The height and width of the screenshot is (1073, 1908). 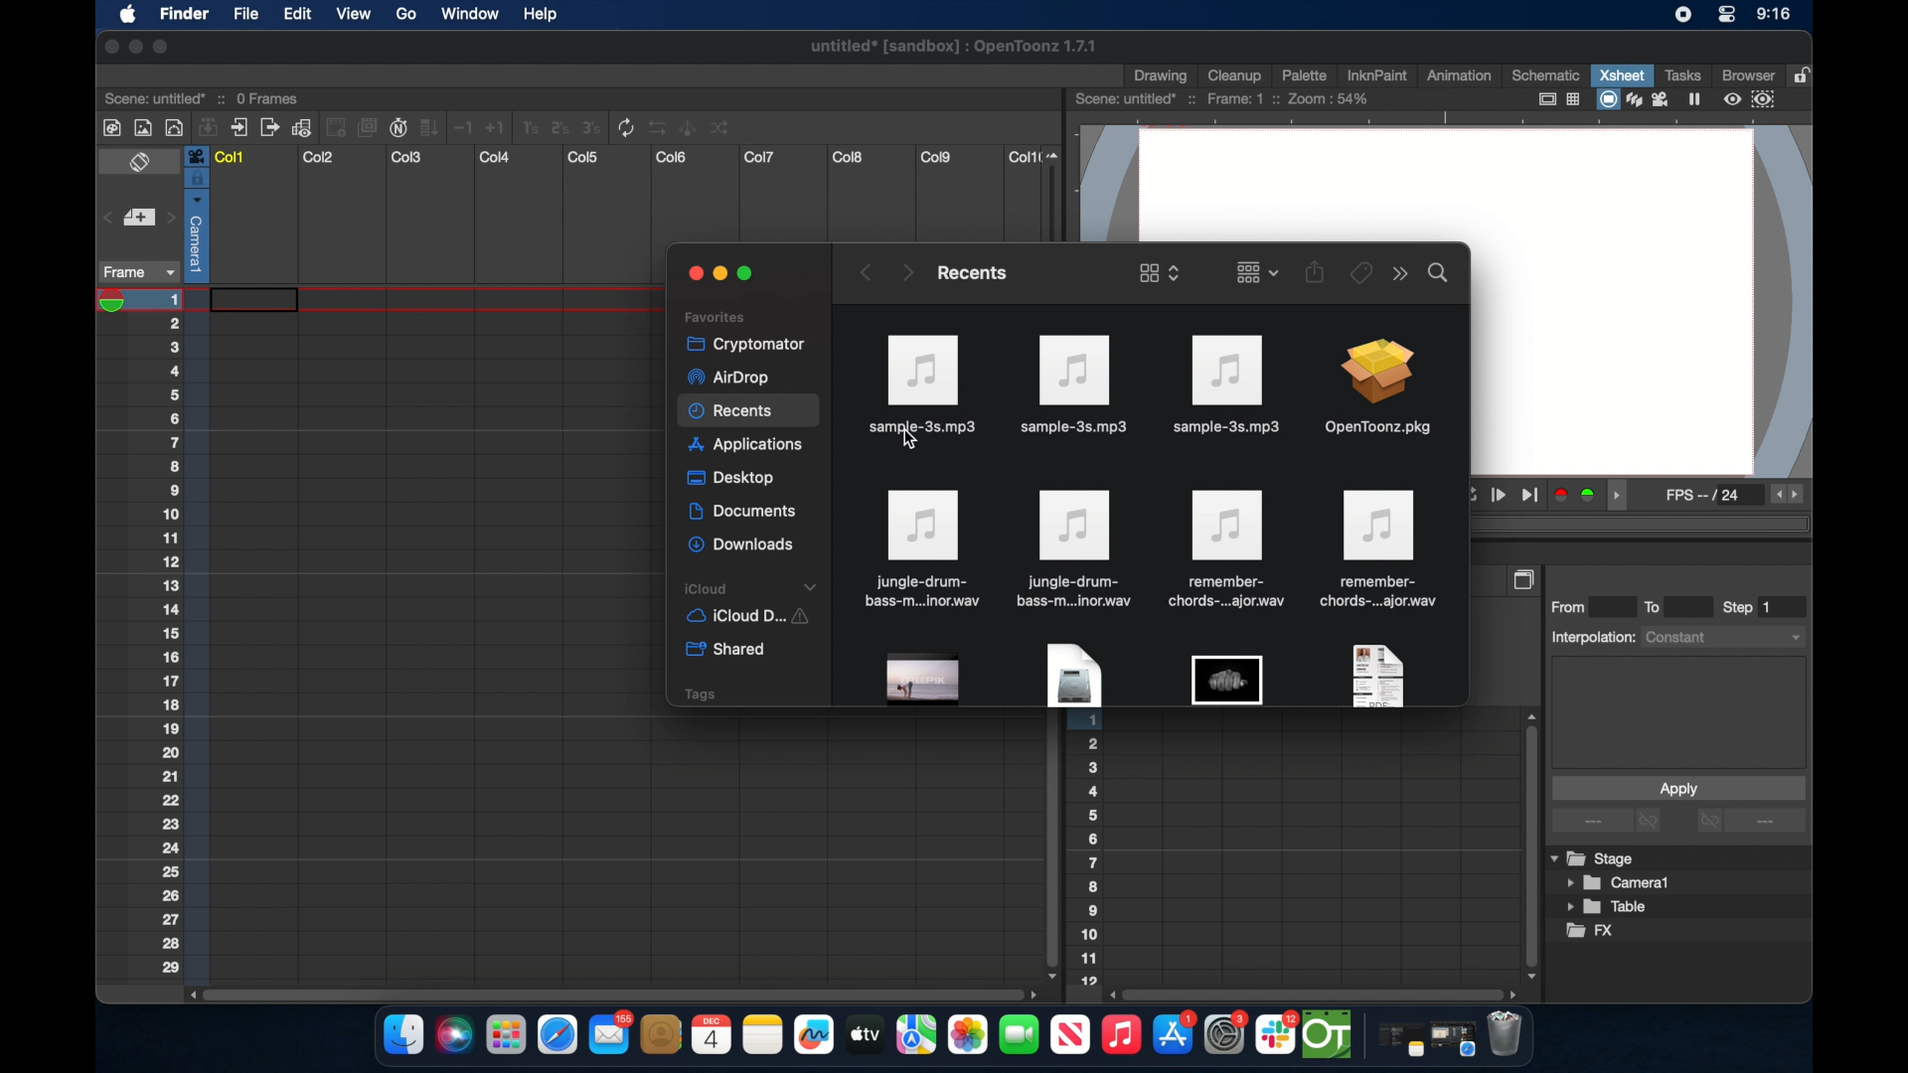 What do you see at coordinates (1227, 1034) in the screenshot?
I see `settings` at bounding box center [1227, 1034].